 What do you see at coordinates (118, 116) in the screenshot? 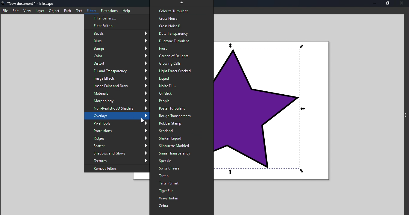
I see `Overlays` at bounding box center [118, 116].